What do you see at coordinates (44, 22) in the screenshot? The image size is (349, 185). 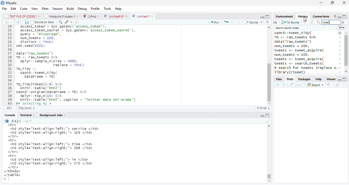 I see `Source on save` at bounding box center [44, 22].